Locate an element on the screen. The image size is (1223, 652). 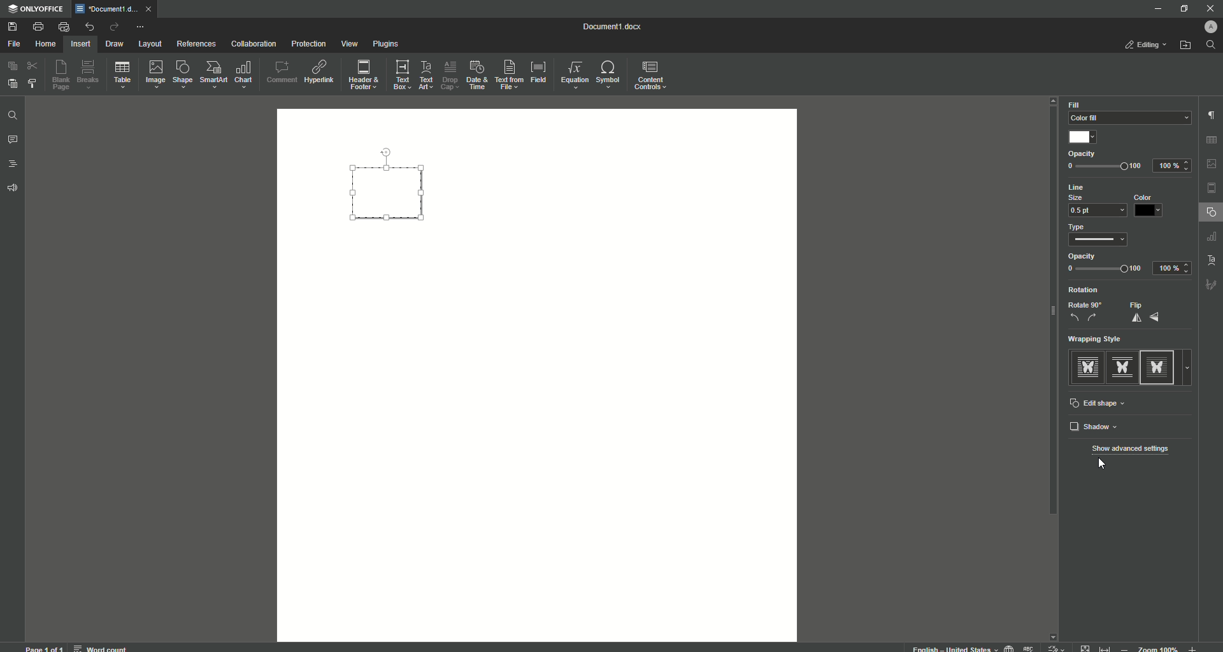
table is located at coordinates (1213, 138).